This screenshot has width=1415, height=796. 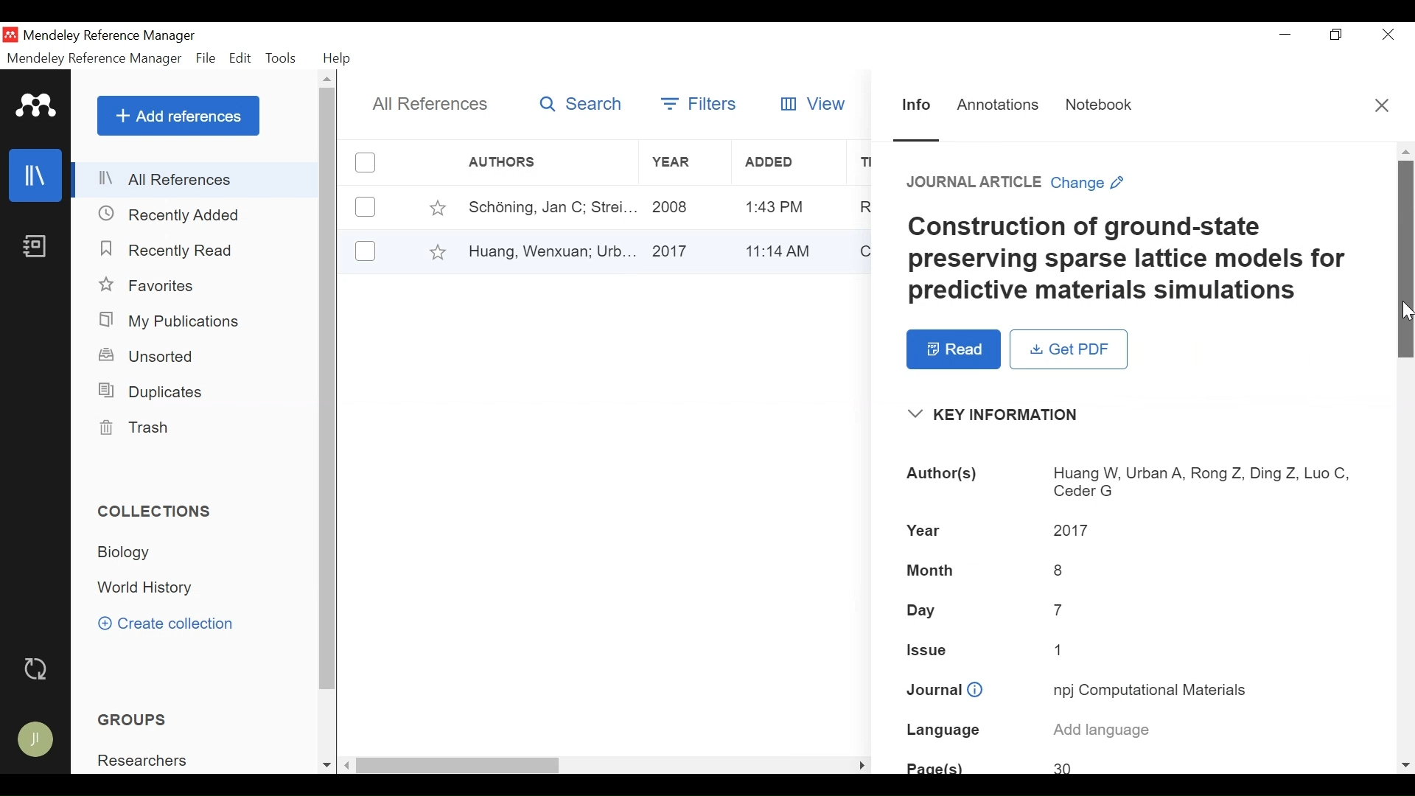 I want to click on Library, so click(x=36, y=175).